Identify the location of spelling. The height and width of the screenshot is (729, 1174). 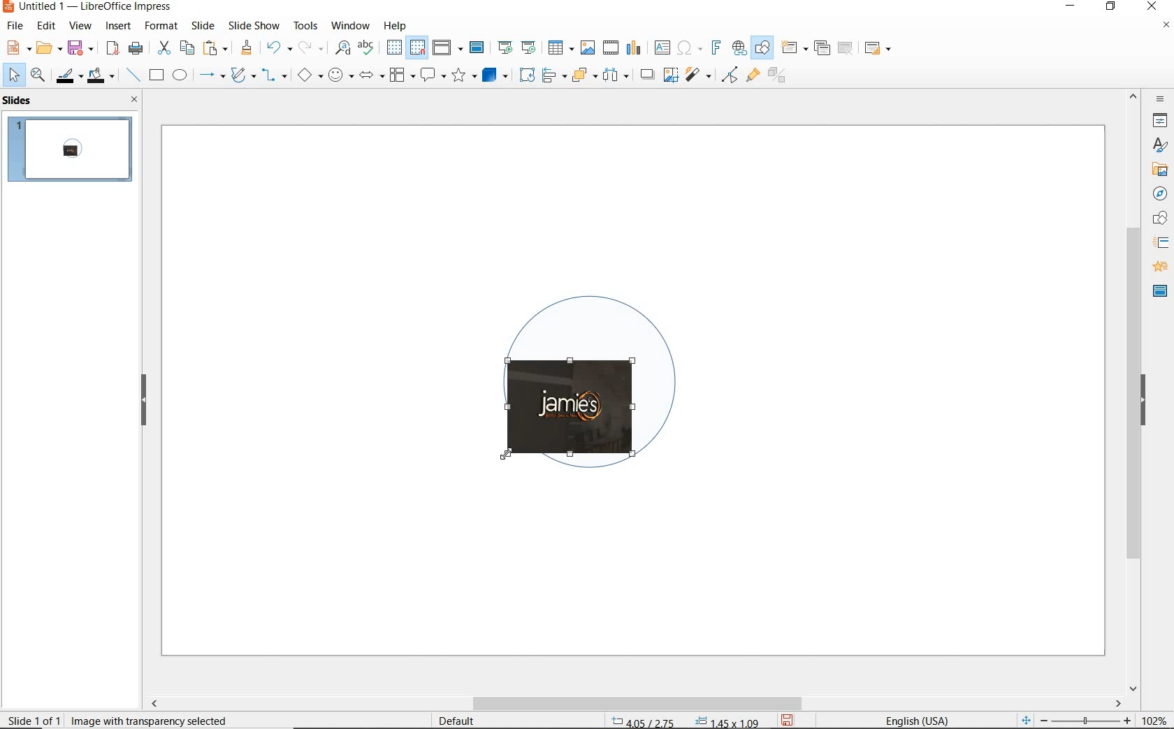
(365, 47).